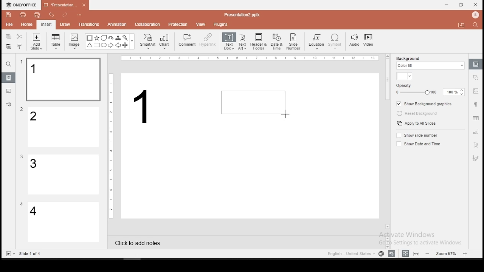 The width and height of the screenshot is (484, 272). I want to click on active text box, so click(252, 102).